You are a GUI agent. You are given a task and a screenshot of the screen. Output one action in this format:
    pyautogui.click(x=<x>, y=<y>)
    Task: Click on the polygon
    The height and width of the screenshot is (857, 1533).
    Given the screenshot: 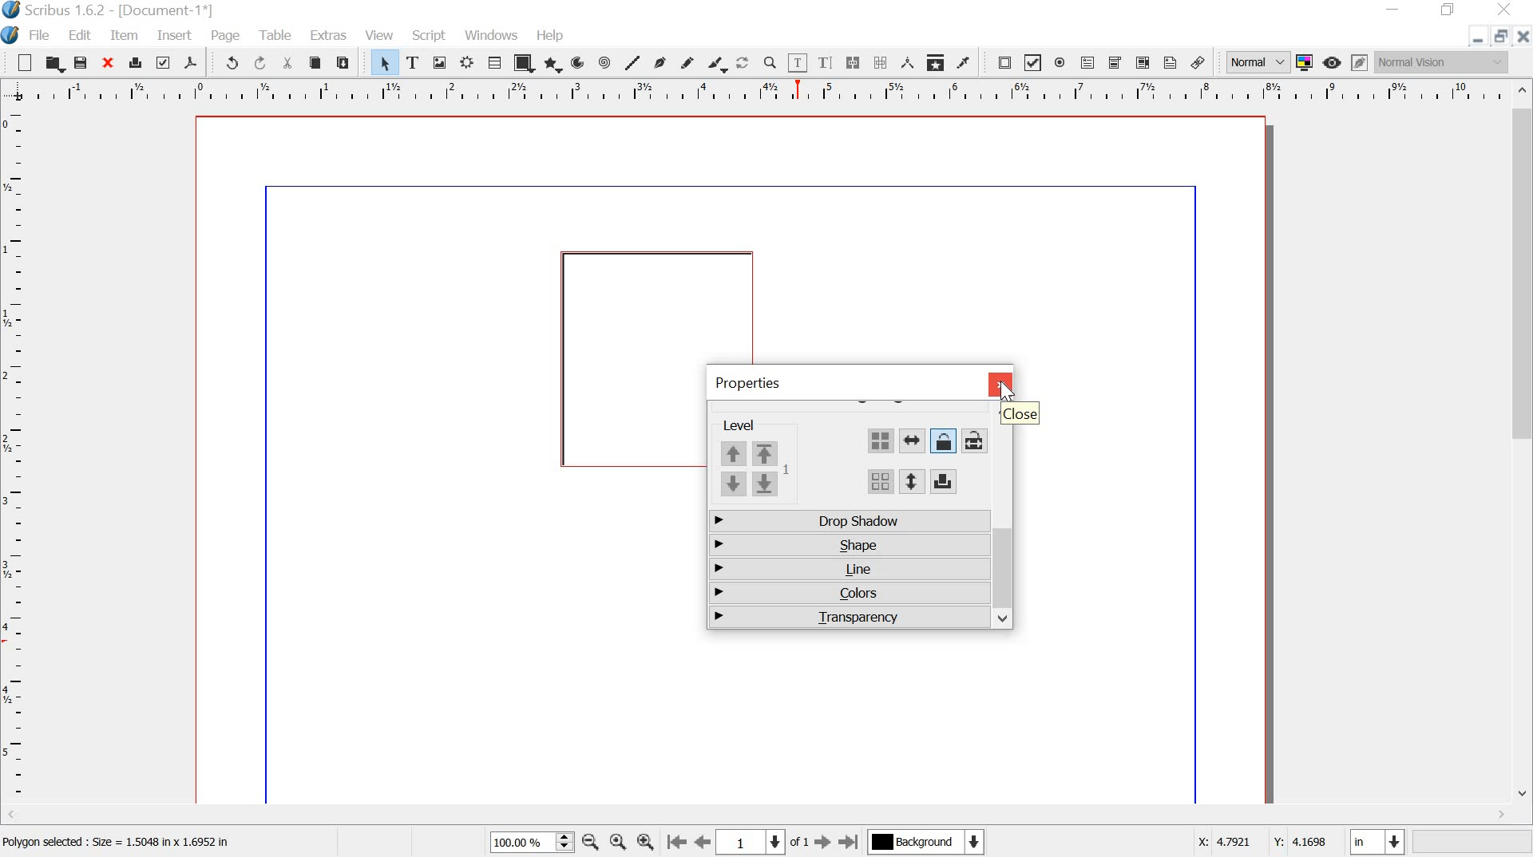 What is the action you would take?
    pyautogui.click(x=553, y=65)
    